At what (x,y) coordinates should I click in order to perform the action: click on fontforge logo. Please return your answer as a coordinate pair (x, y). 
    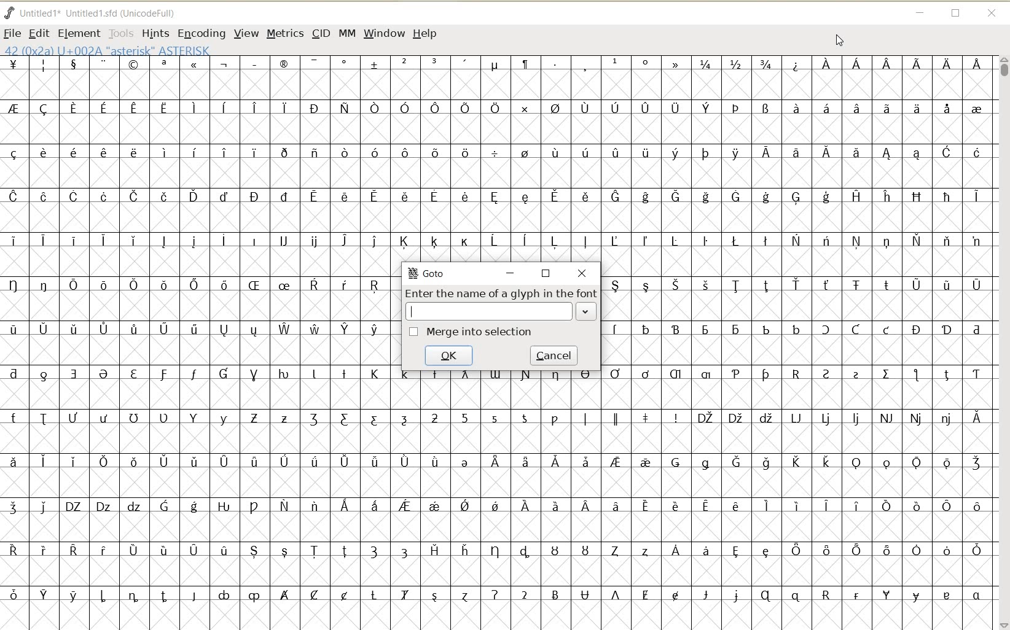
    Looking at the image, I should click on (10, 12).